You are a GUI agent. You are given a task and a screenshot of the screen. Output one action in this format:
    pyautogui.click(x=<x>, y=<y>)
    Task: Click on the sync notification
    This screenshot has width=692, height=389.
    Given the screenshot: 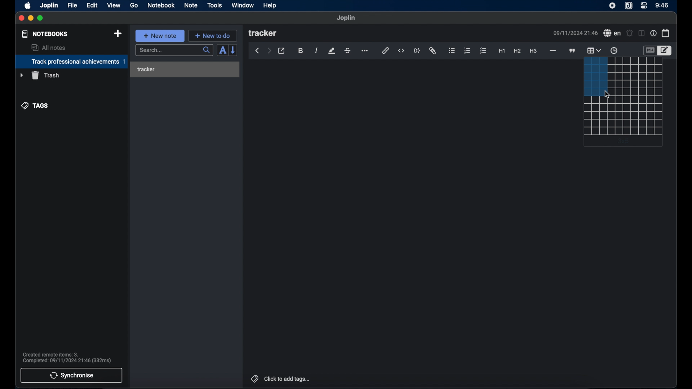 What is the action you would take?
    pyautogui.click(x=67, y=358)
    